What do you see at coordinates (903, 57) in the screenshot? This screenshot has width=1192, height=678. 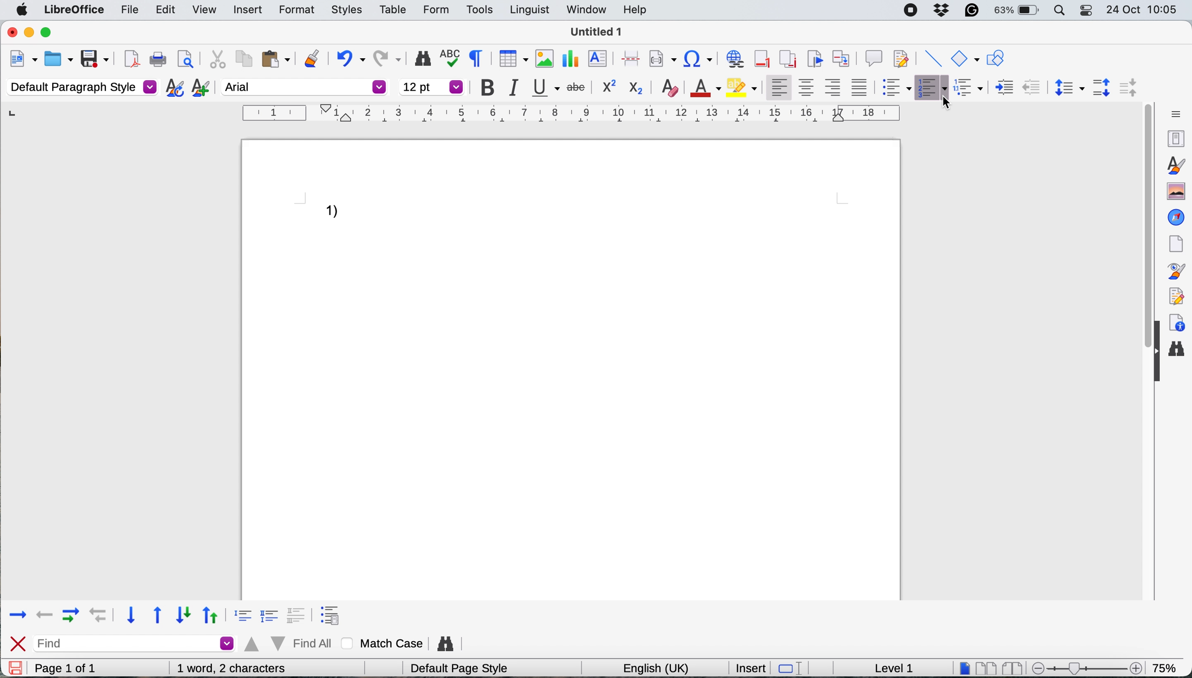 I see `show track changes functions` at bounding box center [903, 57].